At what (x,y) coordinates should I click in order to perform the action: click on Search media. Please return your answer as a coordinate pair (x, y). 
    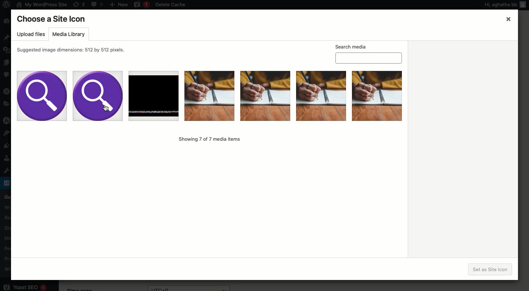
    Looking at the image, I should click on (368, 53).